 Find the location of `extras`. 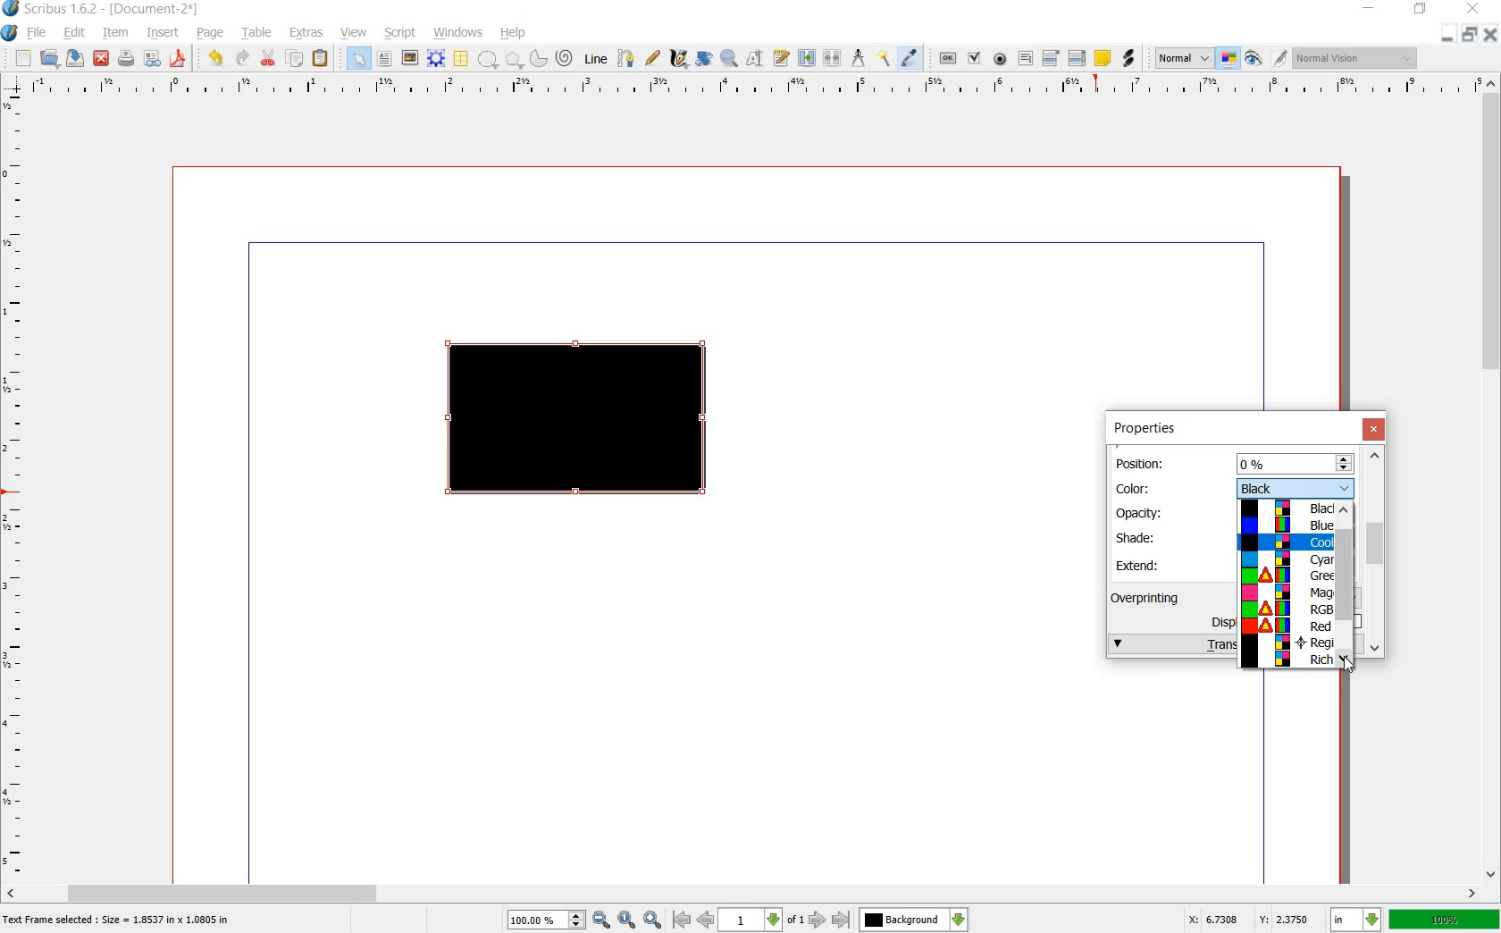

extras is located at coordinates (306, 33).